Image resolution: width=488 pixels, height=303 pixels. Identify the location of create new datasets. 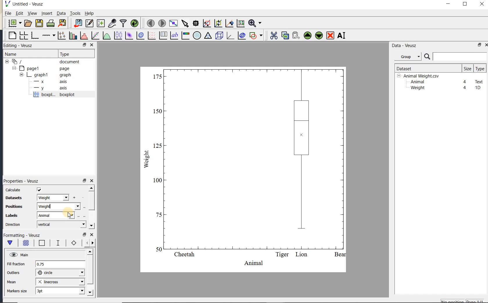
(101, 23).